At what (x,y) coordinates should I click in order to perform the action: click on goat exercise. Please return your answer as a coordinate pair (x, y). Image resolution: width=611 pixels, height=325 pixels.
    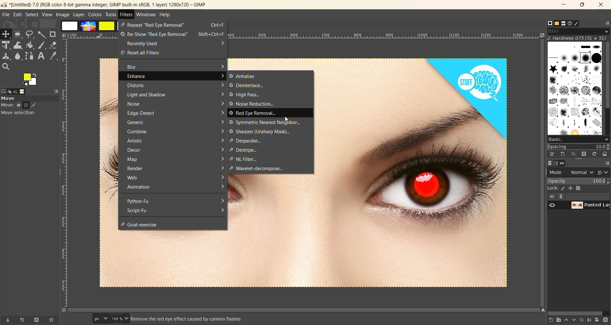
    Looking at the image, I should click on (144, 225).